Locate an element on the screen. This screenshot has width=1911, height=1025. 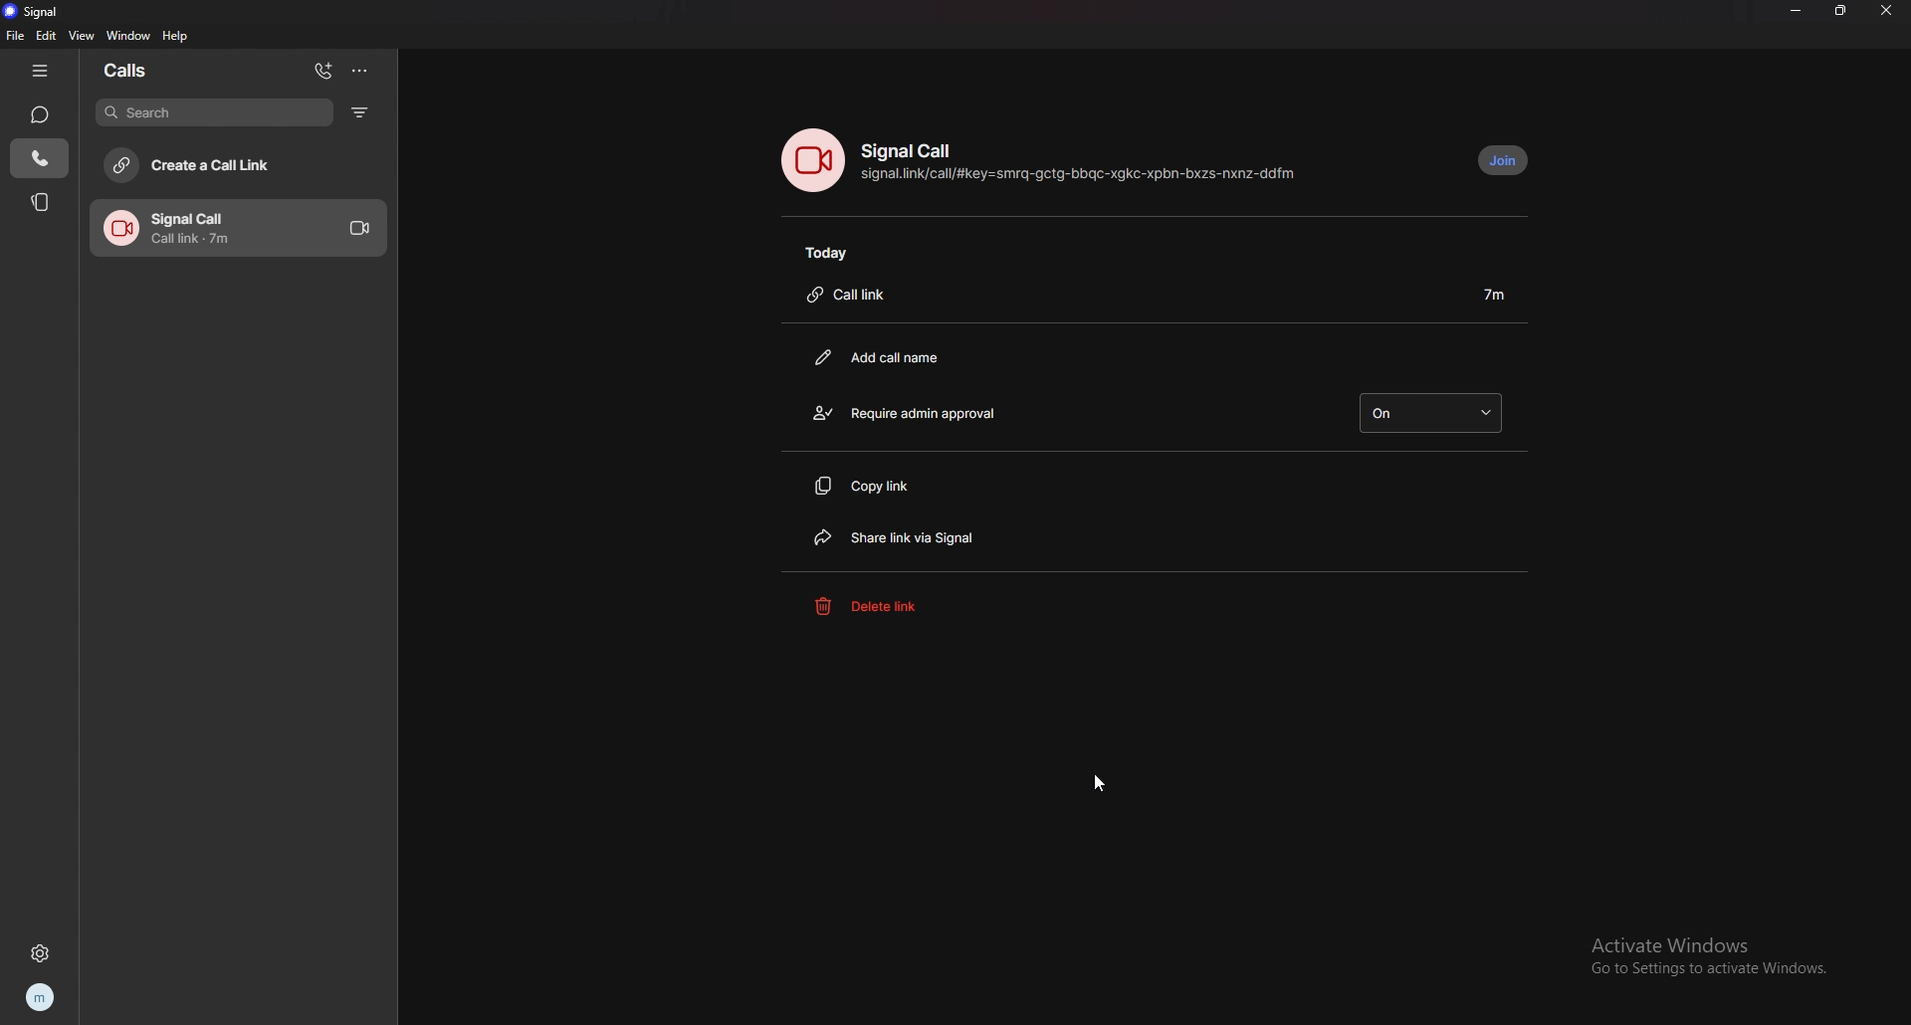
call is located at coordinates (237, 228).